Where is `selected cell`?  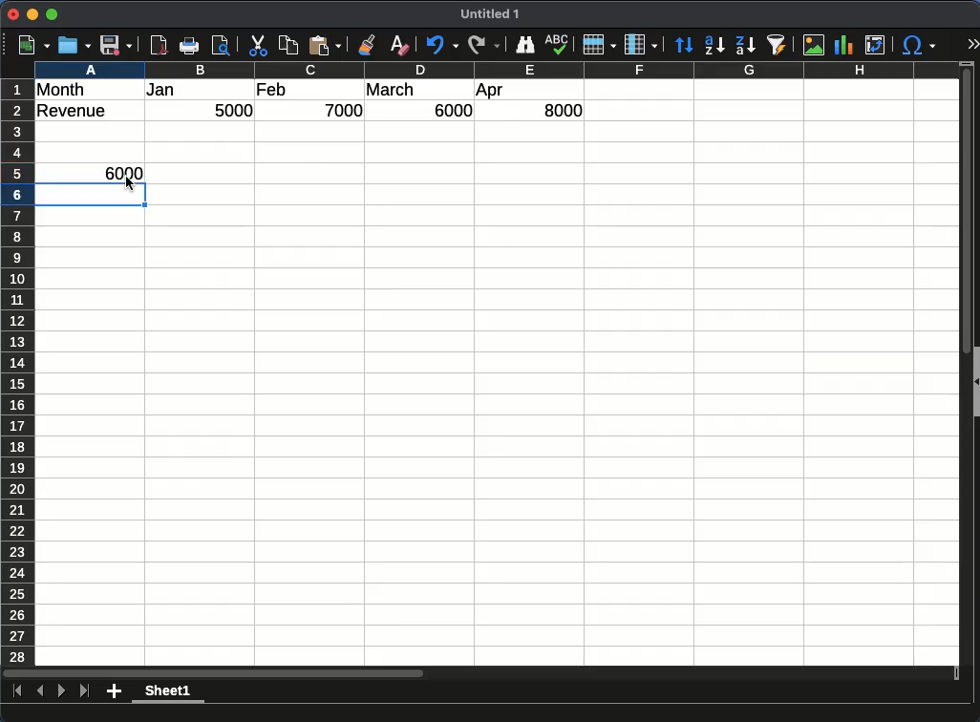 selected cell is located at coordinates (91, 194).